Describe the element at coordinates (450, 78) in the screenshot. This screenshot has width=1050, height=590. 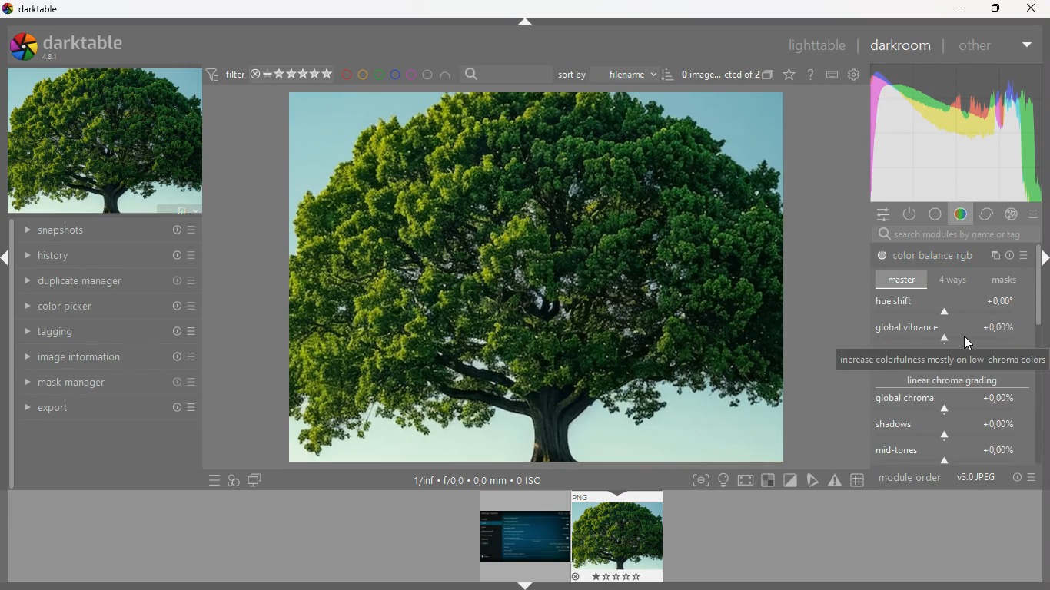
I see `semi circle` at that location.